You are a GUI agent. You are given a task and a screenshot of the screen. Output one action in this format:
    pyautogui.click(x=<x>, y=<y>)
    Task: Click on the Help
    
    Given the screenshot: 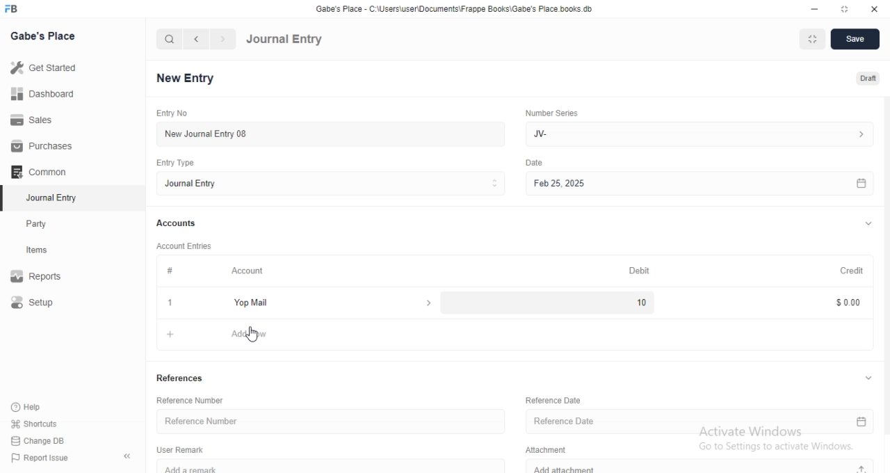 What is the action you would take?
    pyautogui.click(x=44, y=406)
    